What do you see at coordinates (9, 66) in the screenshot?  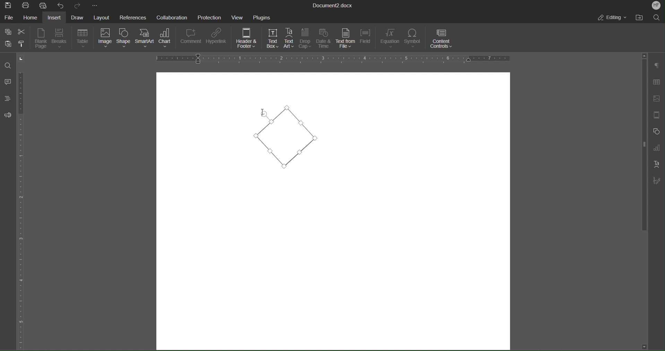 I see `Find` at bounding box center [9, 66].